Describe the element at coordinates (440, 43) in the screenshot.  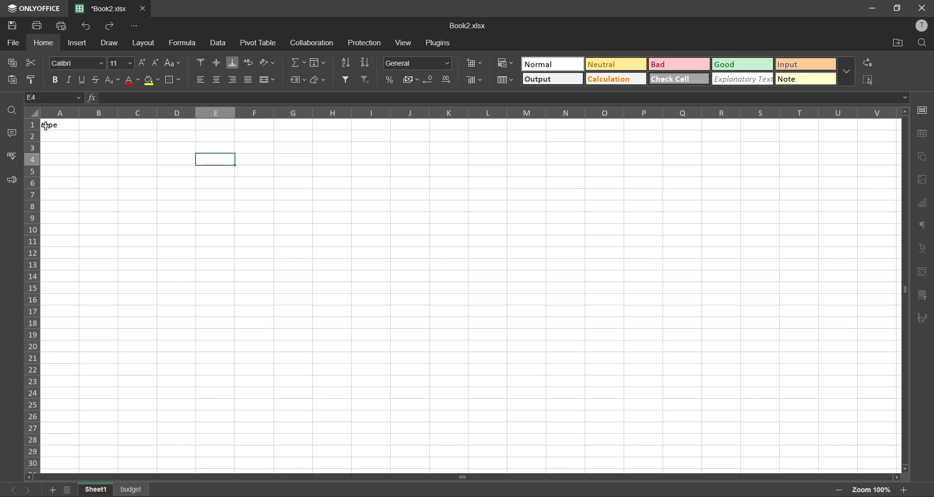
I see `plugins` at that location.